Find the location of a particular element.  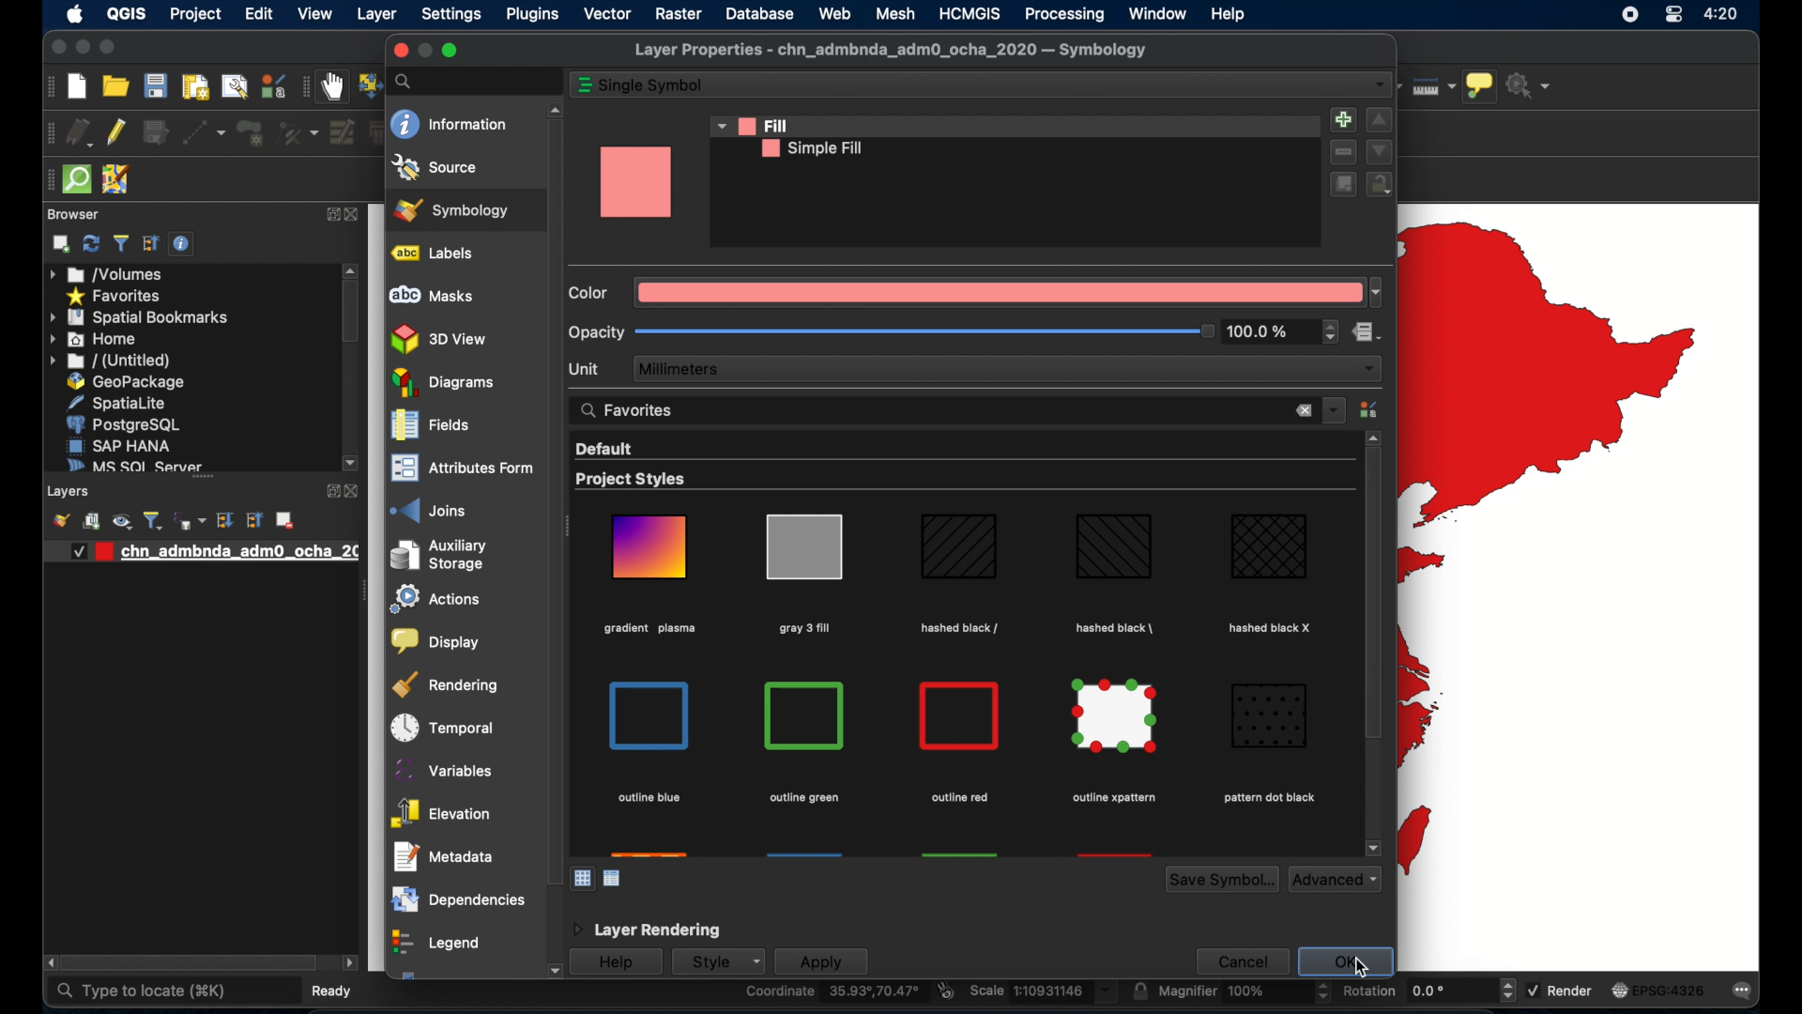

gradient plasma is located at coordinates (650, 631).